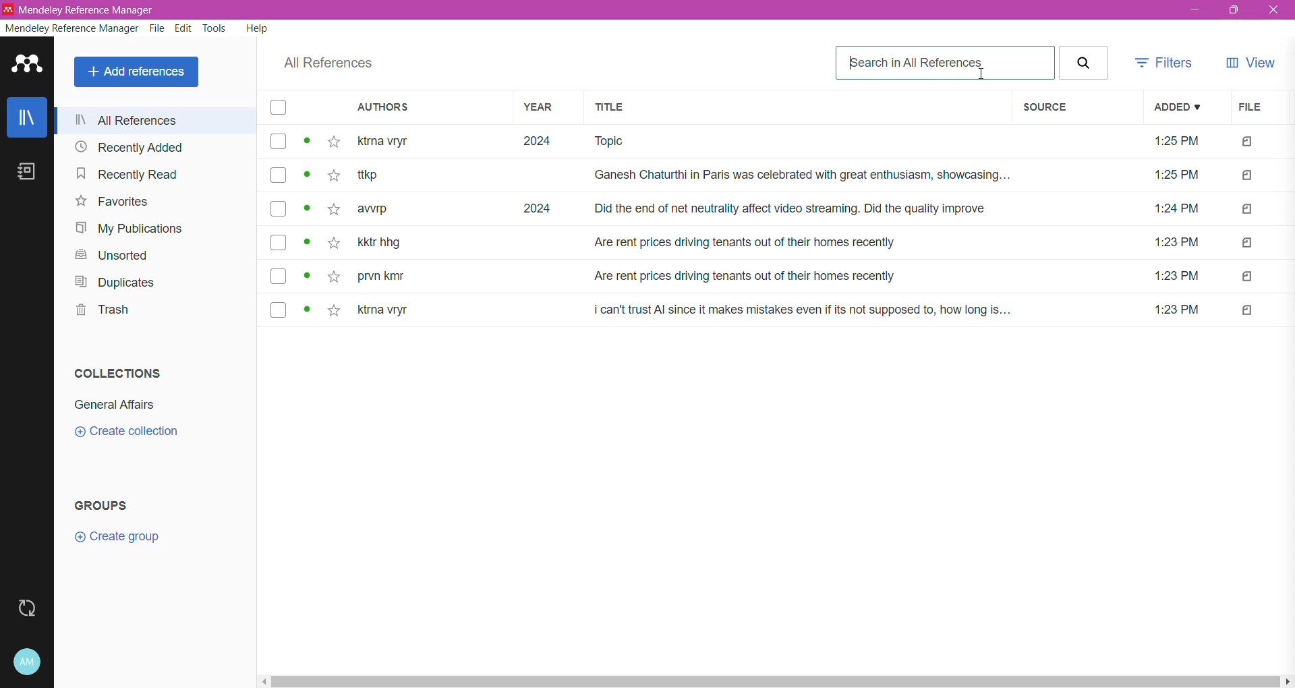  Describe the element at coordinates (213, 30) in the screenshot. I see `Tools` at that location.